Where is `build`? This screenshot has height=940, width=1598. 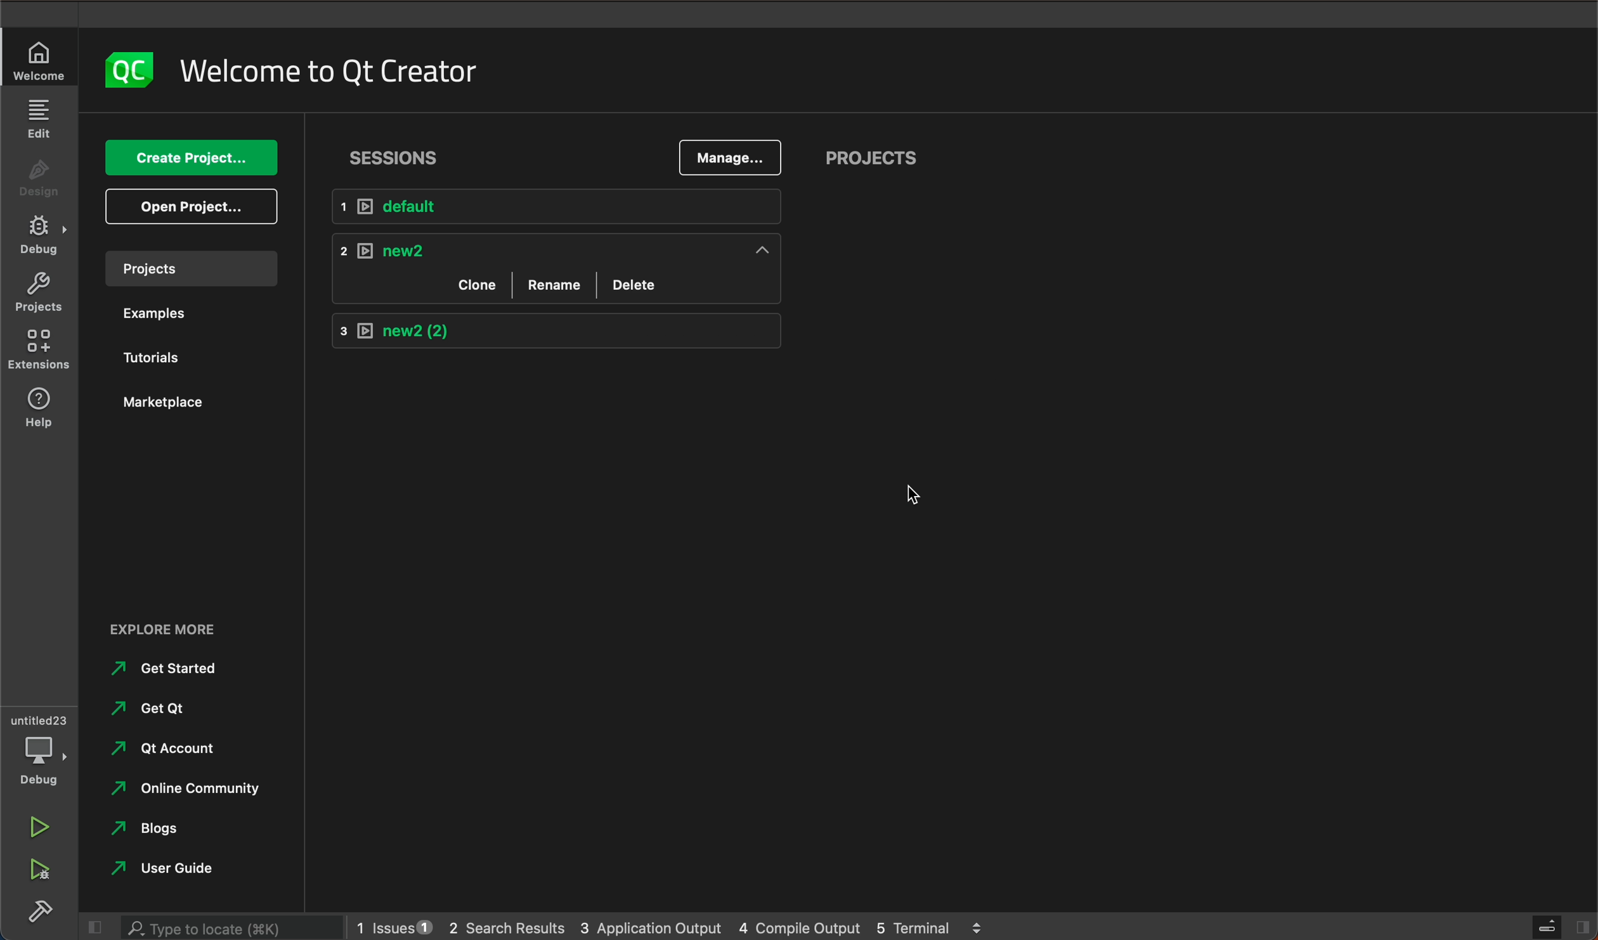 build is located at coordinates (37, 910).